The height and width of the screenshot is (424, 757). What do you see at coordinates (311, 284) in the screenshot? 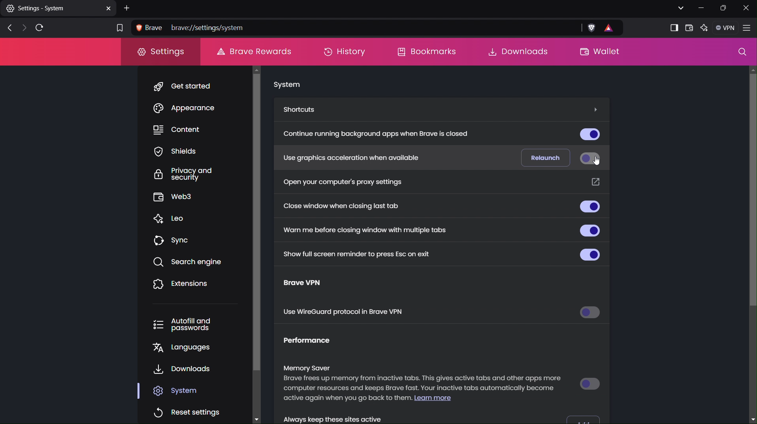
I see `Brave VPN` at bounding box center [311, 284].